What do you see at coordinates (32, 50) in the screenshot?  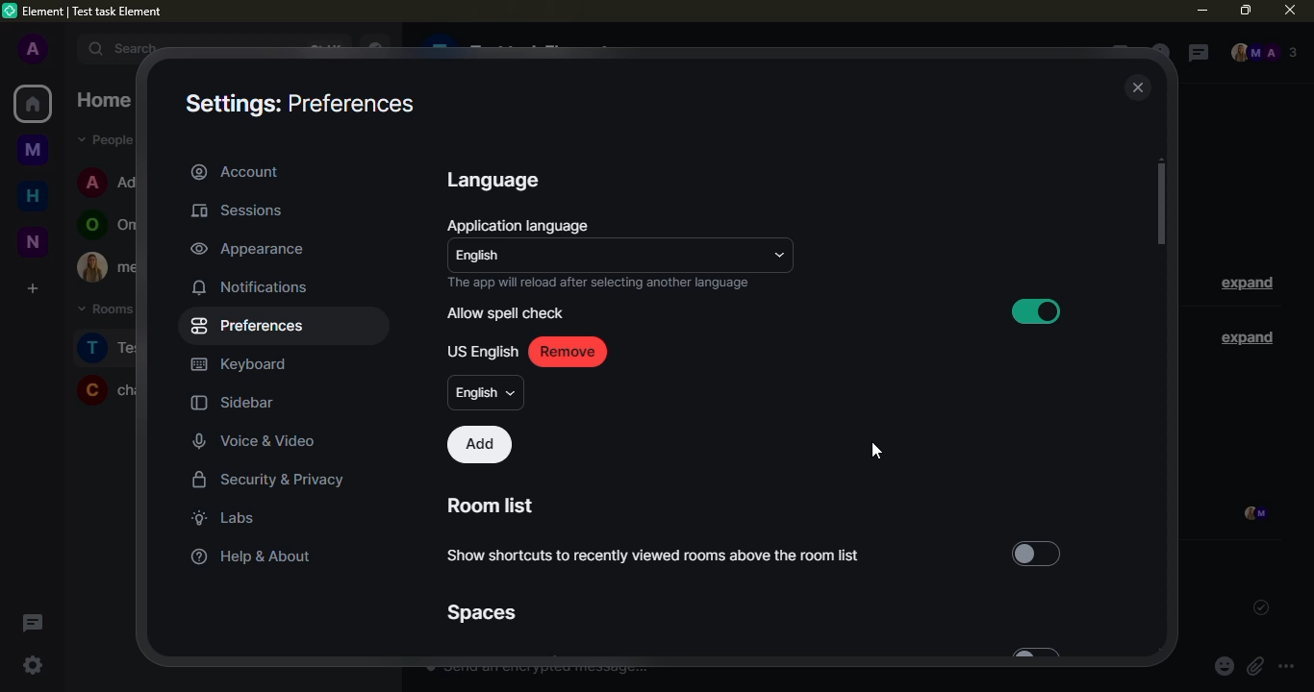 I see `profile` at bounding box center [32, 50].